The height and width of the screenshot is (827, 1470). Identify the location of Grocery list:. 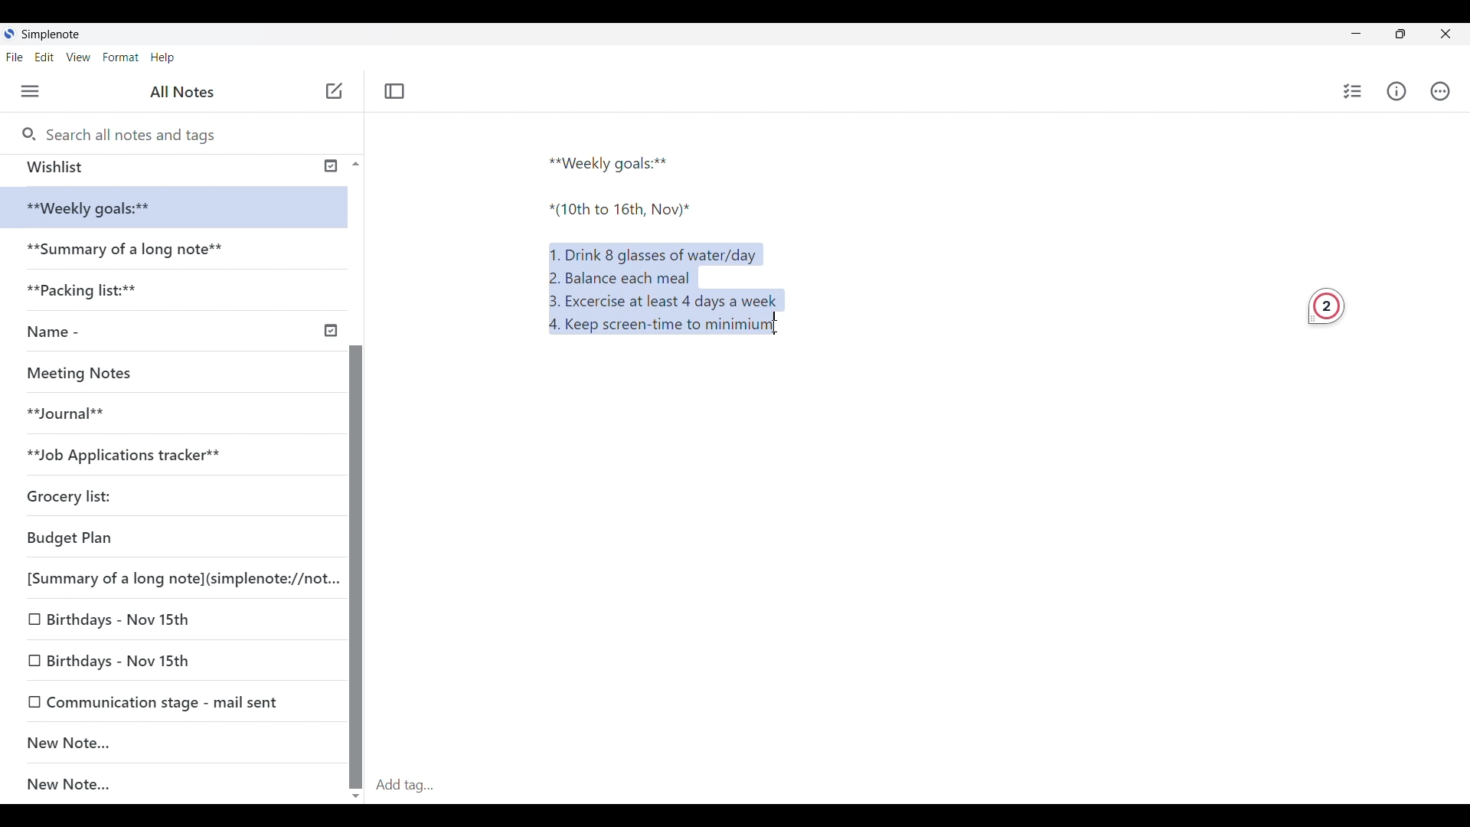
(93, 492).